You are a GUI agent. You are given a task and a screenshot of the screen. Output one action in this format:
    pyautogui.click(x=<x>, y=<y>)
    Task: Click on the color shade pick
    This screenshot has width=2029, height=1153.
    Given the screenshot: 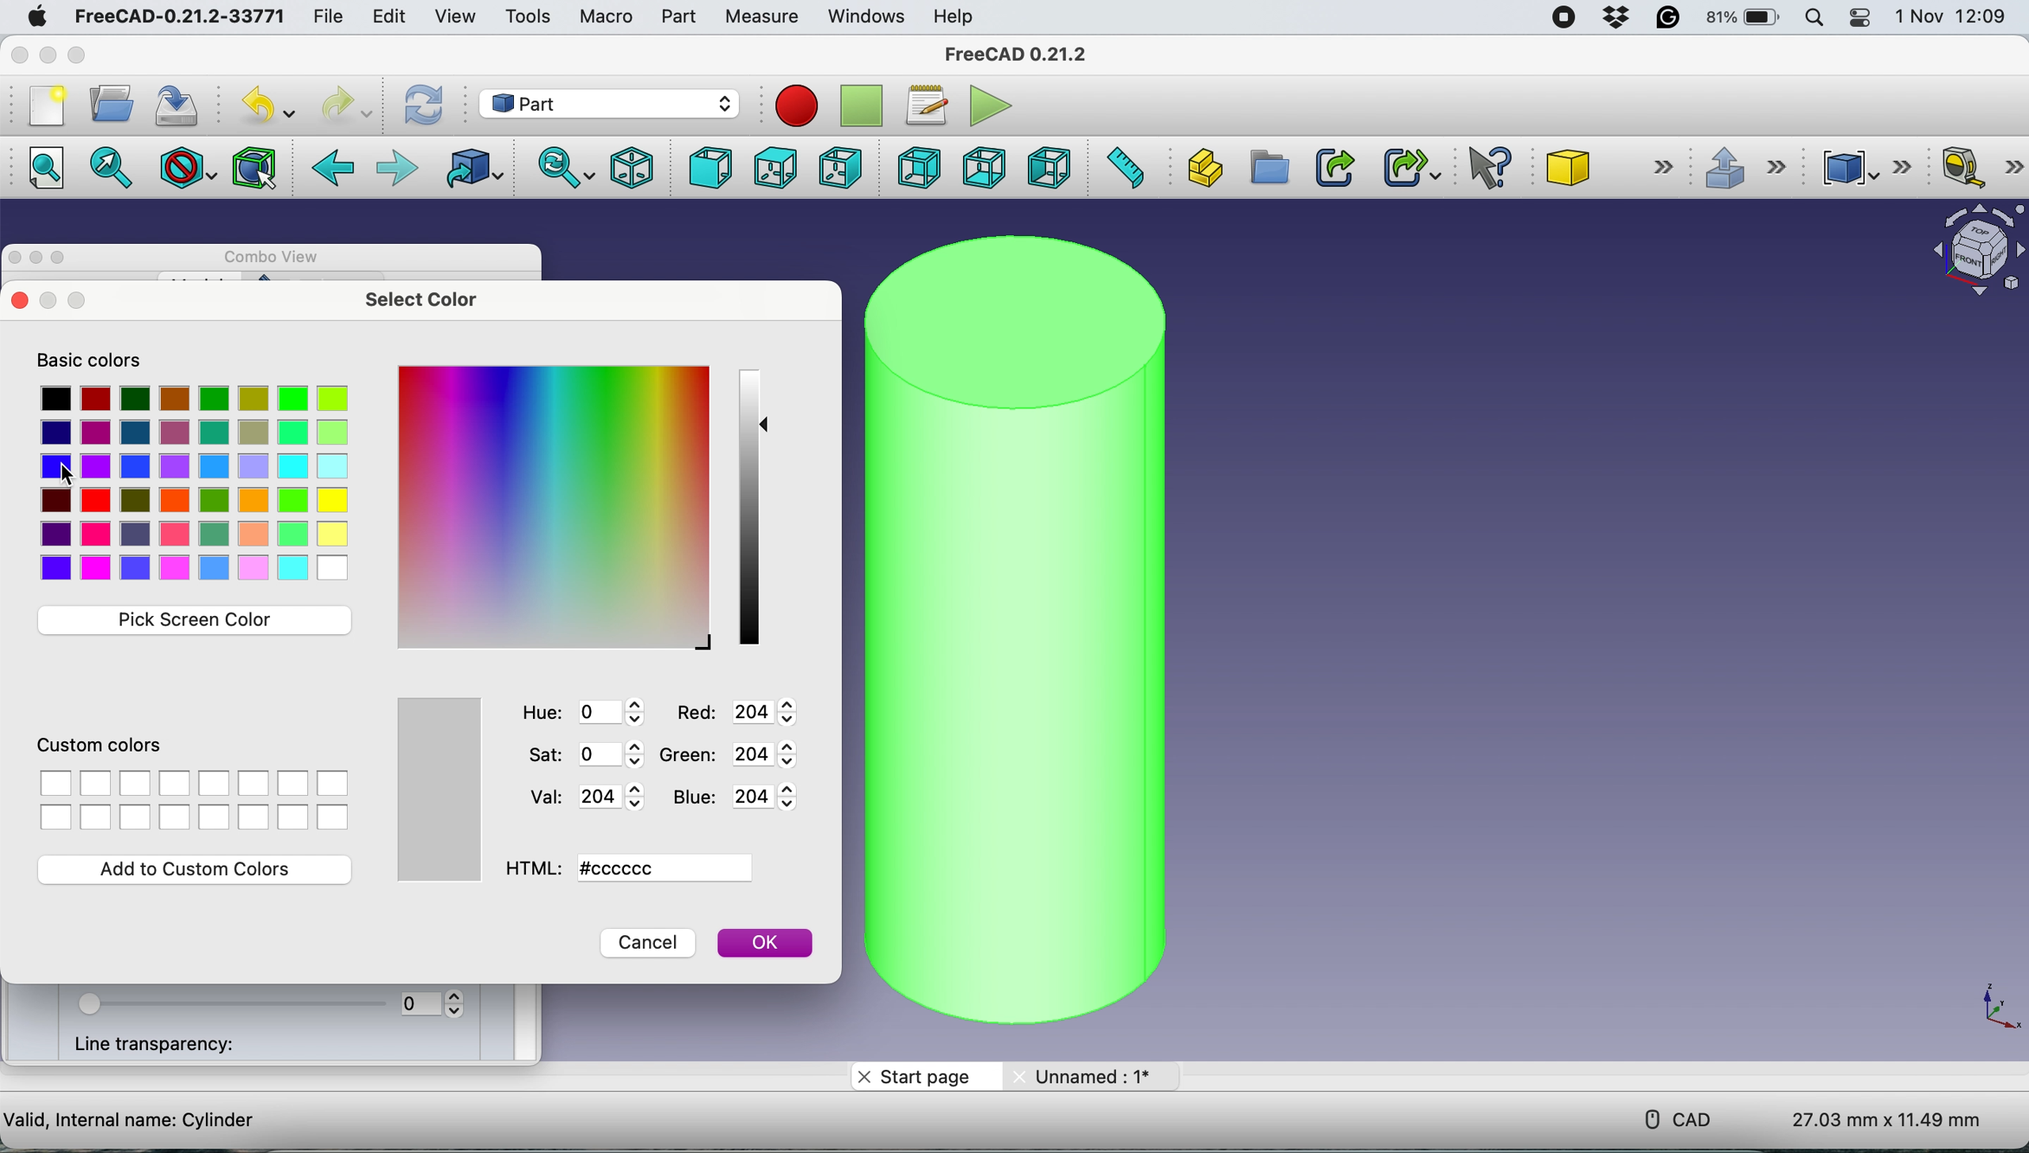 What is the action you would take?
    pyautogui.click(x=750, y=510)
    